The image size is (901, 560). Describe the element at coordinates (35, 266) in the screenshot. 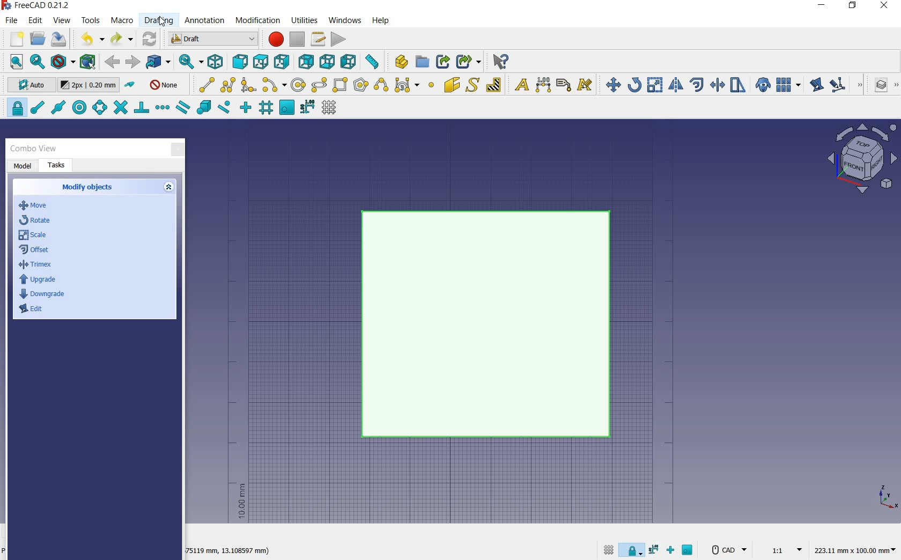

I see `trimex` at that location.